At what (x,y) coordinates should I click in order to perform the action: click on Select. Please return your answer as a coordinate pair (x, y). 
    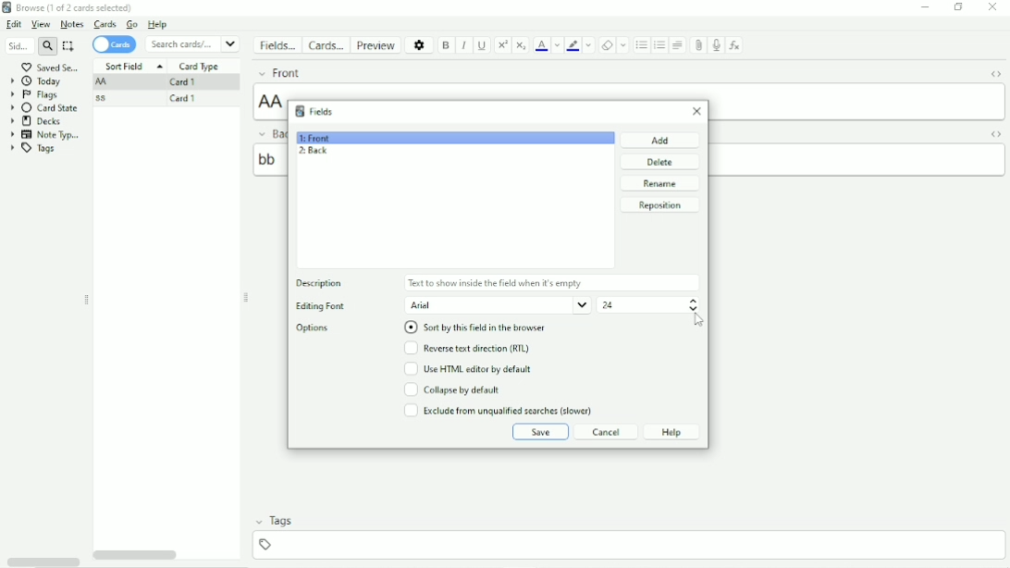
    Looking at the image, I should click on (70, 46).